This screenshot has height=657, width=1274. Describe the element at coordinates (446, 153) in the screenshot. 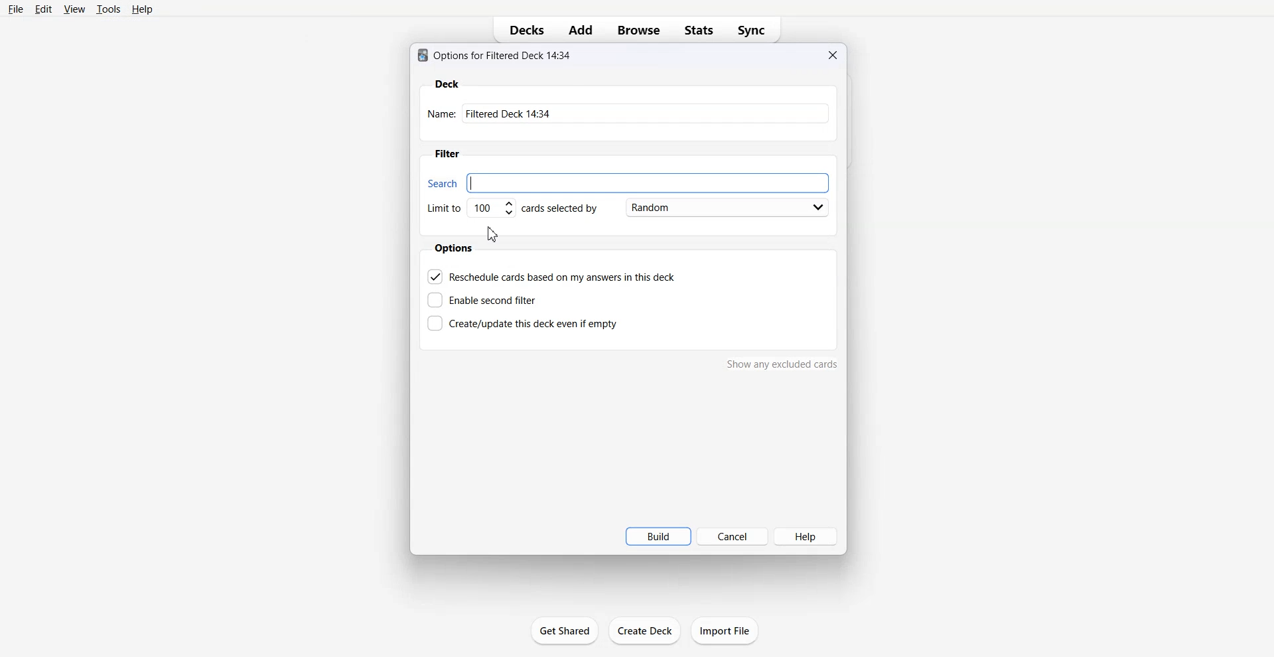

I see `Filter` at that location.